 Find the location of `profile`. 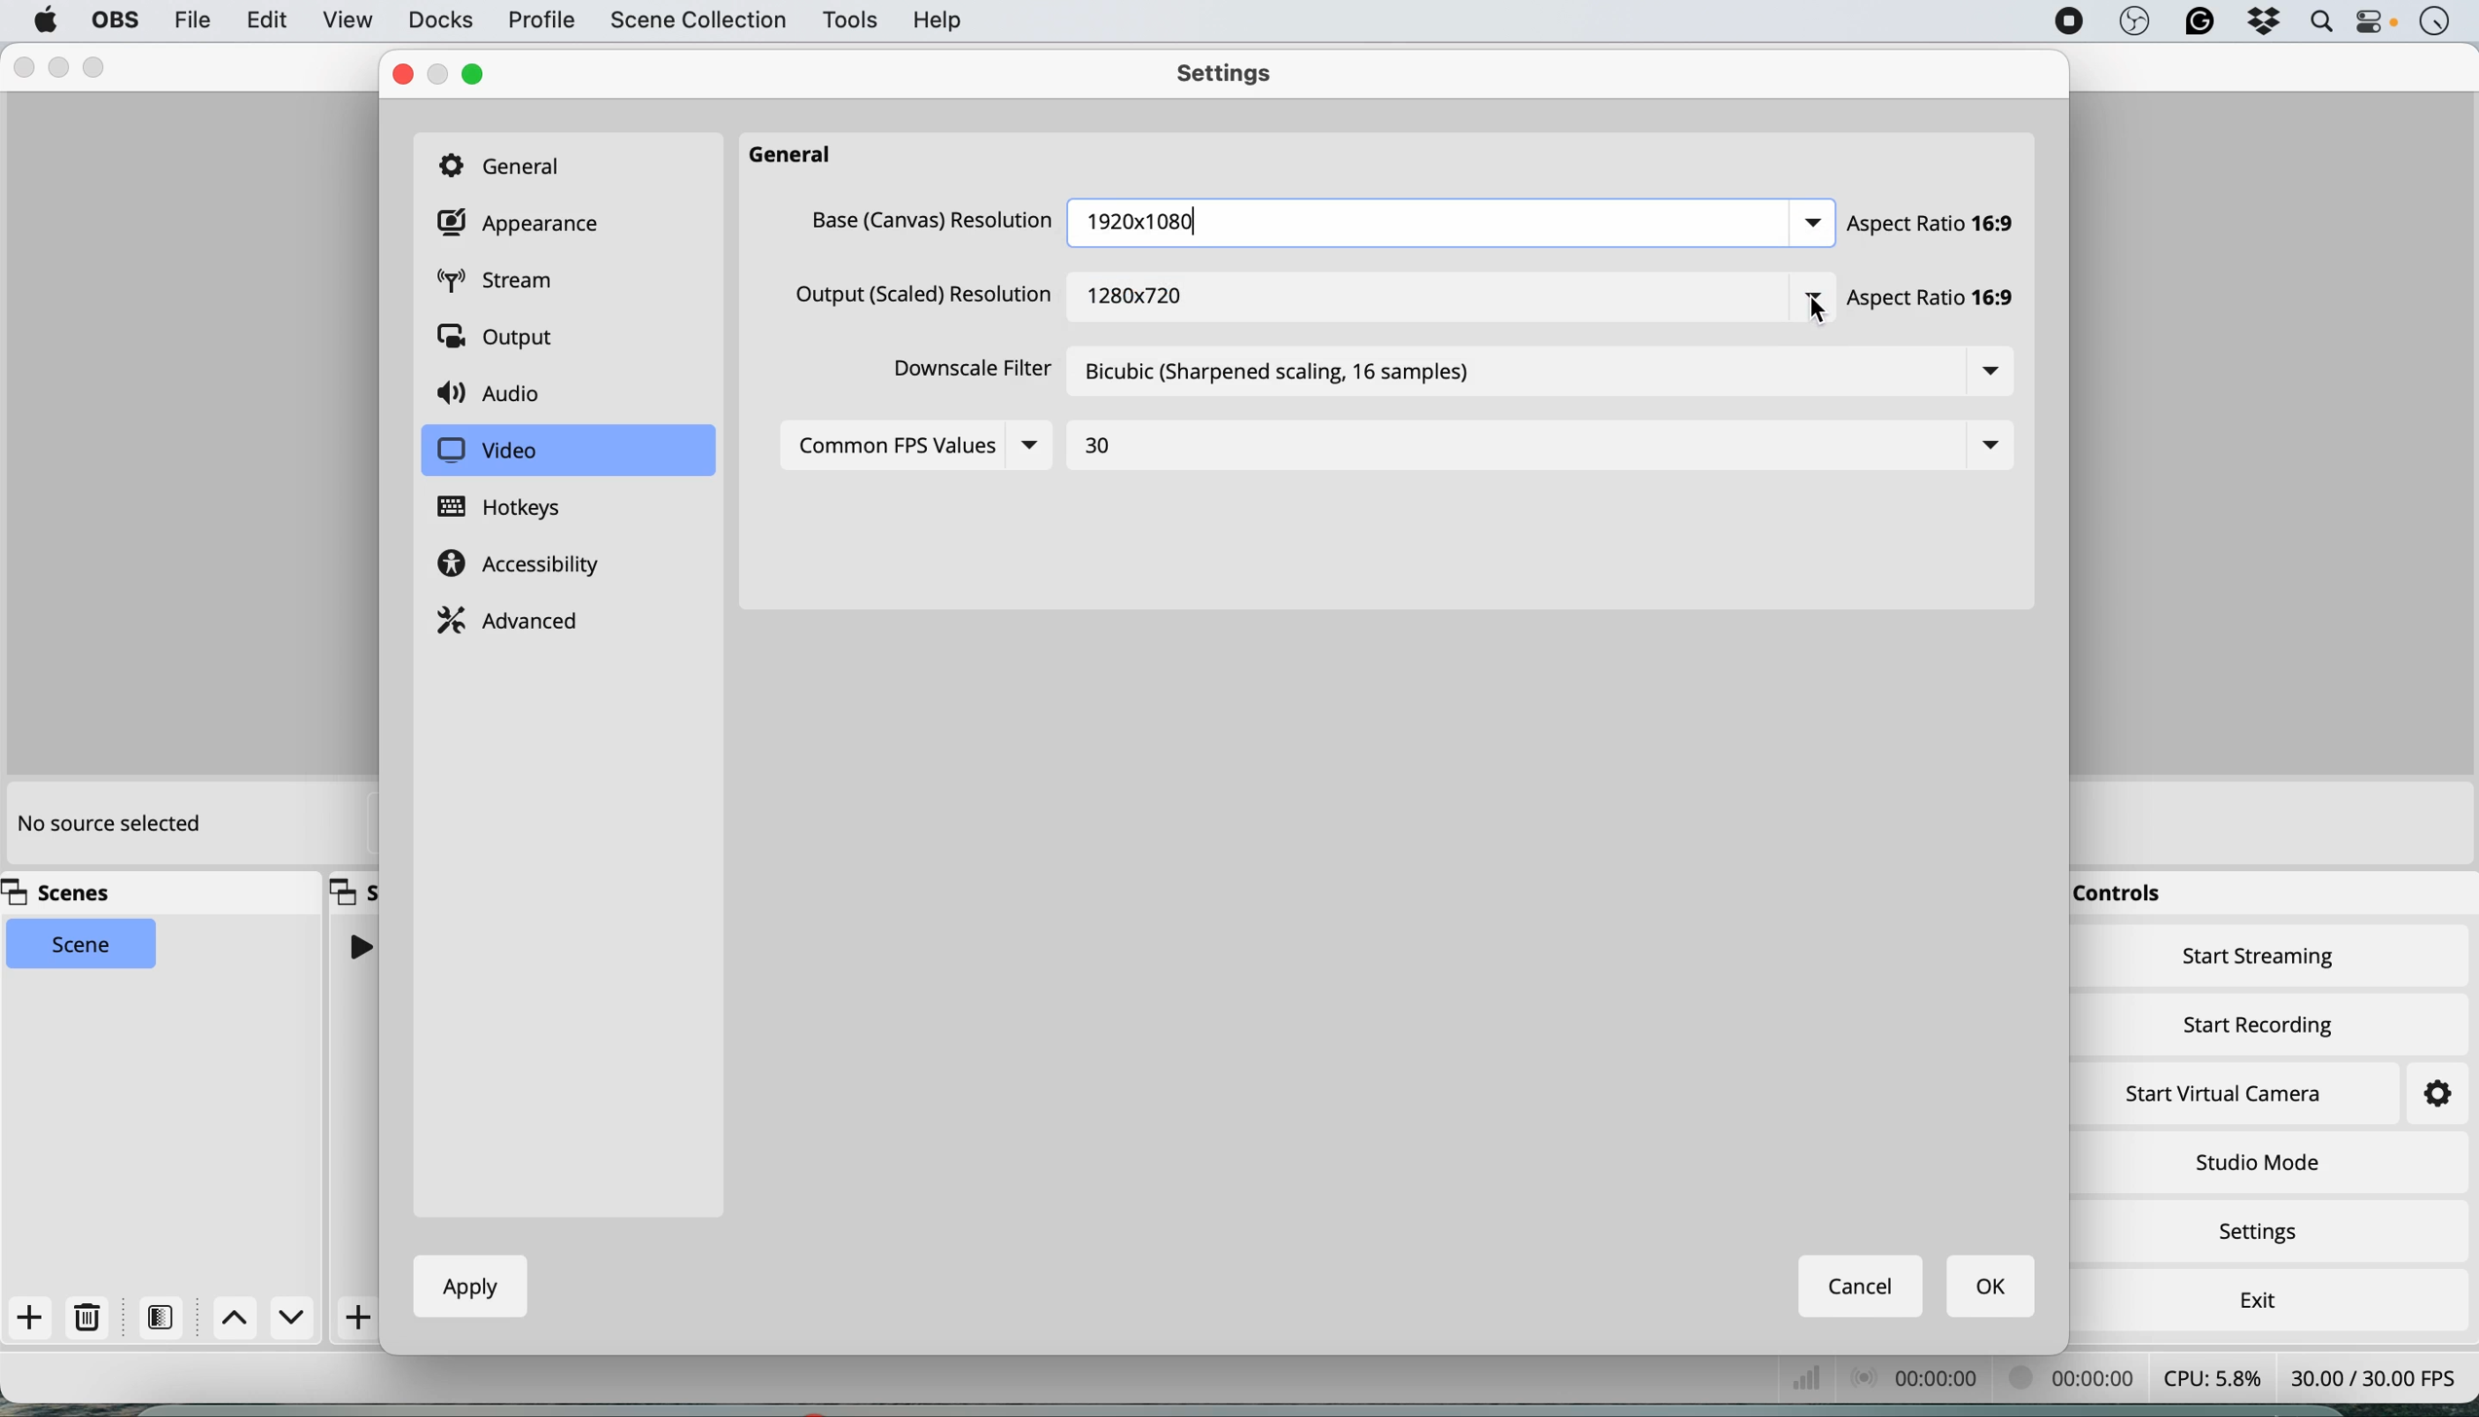

profile is located at coordinates (539, 21).